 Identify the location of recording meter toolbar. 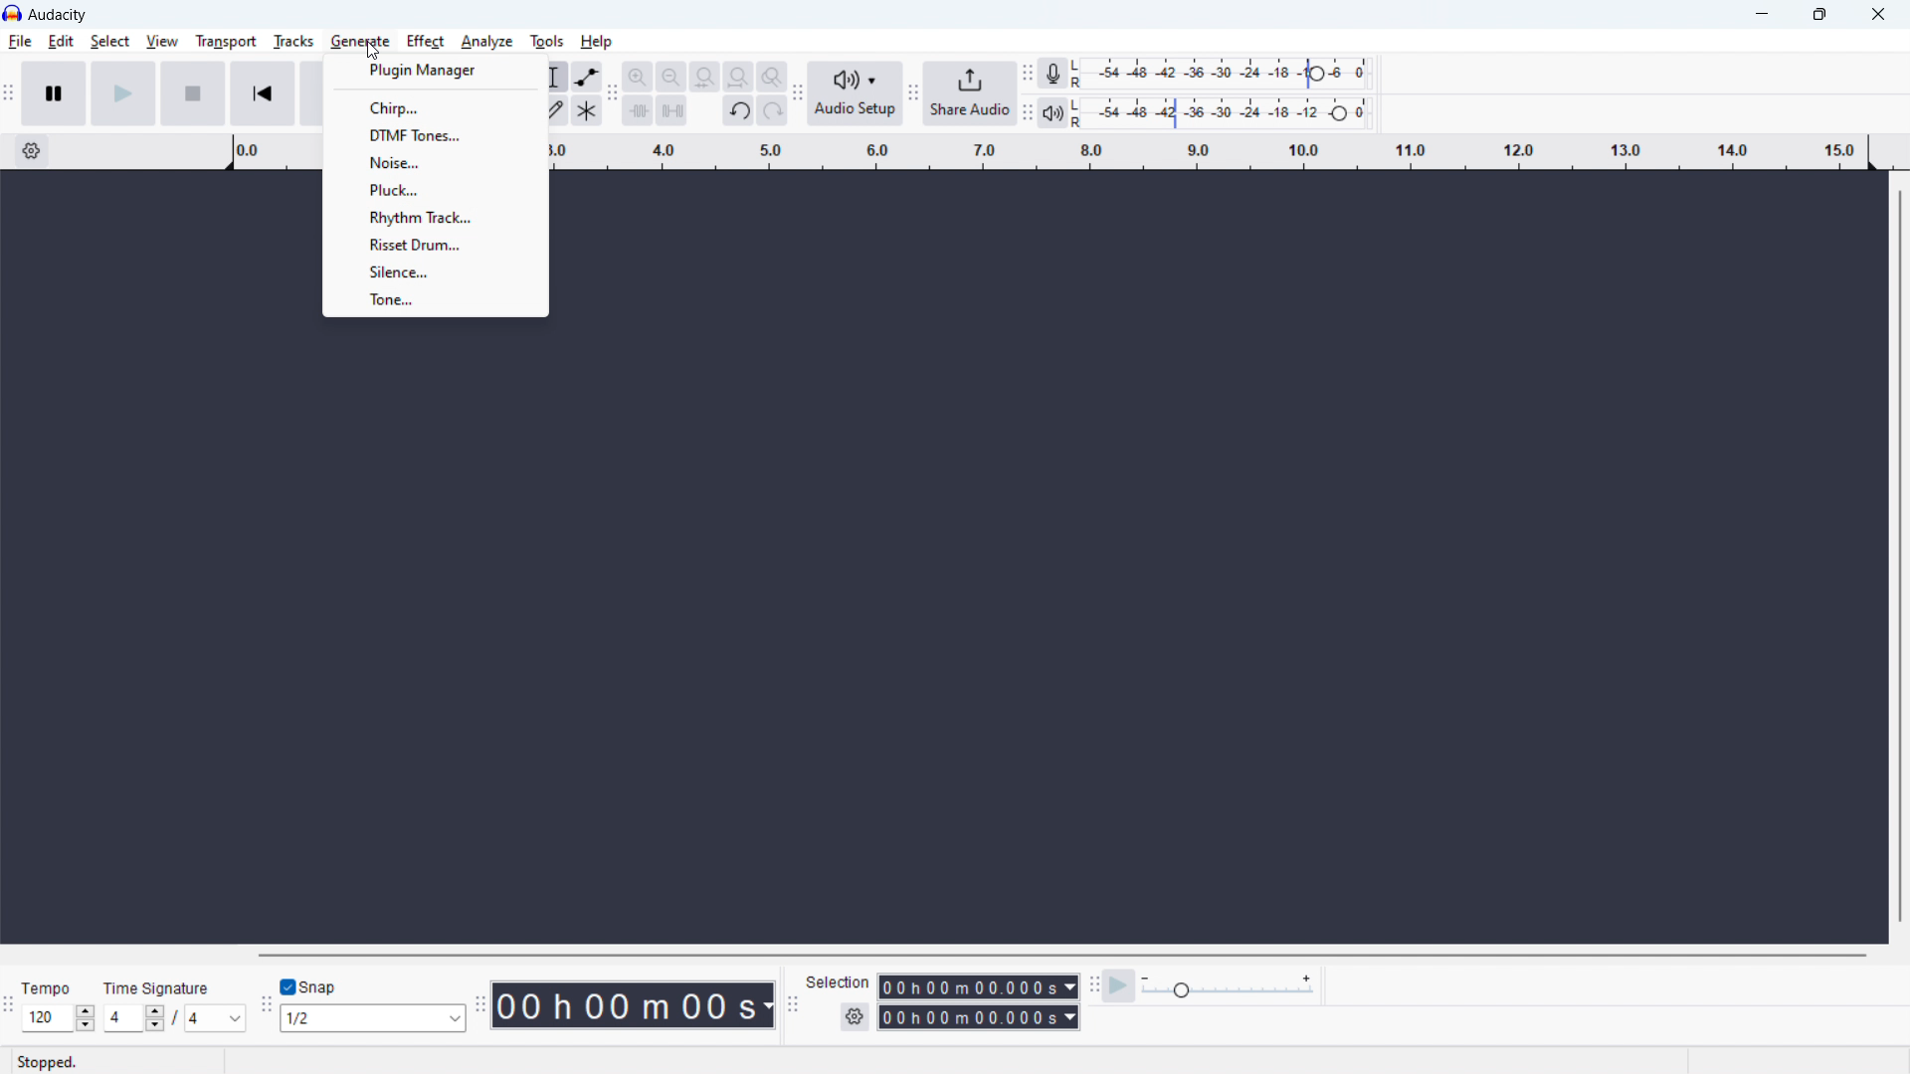
(1027, 74).